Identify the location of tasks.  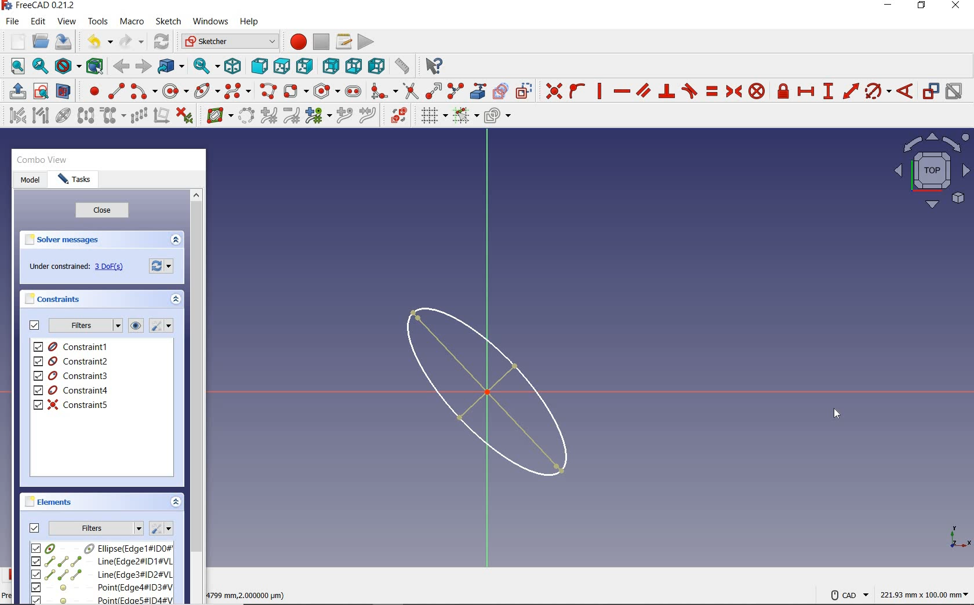
(75, 180).